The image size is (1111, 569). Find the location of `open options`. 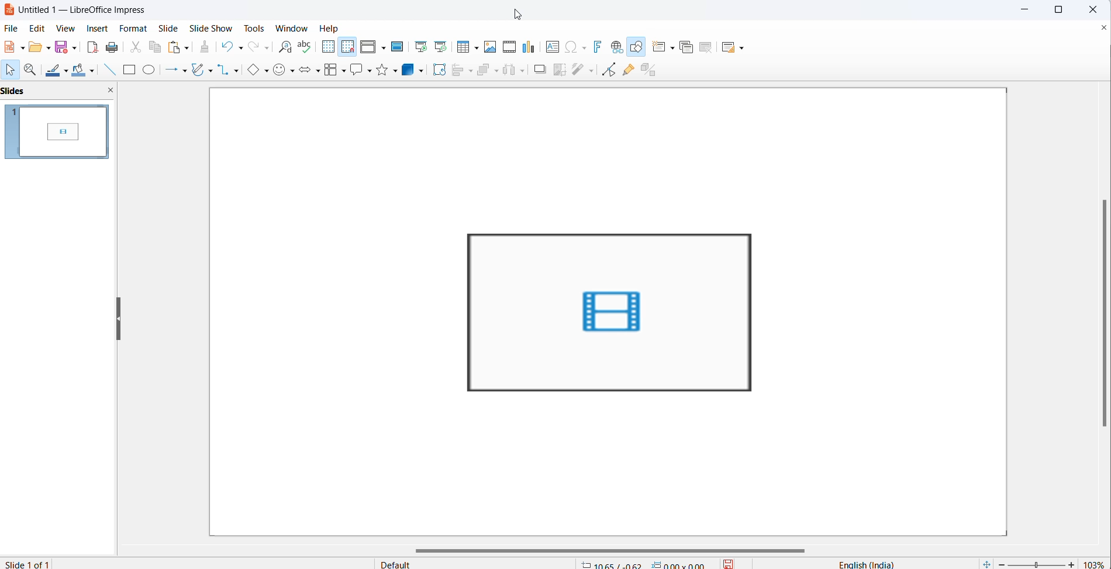

open options is located at coordinates (47, 48).